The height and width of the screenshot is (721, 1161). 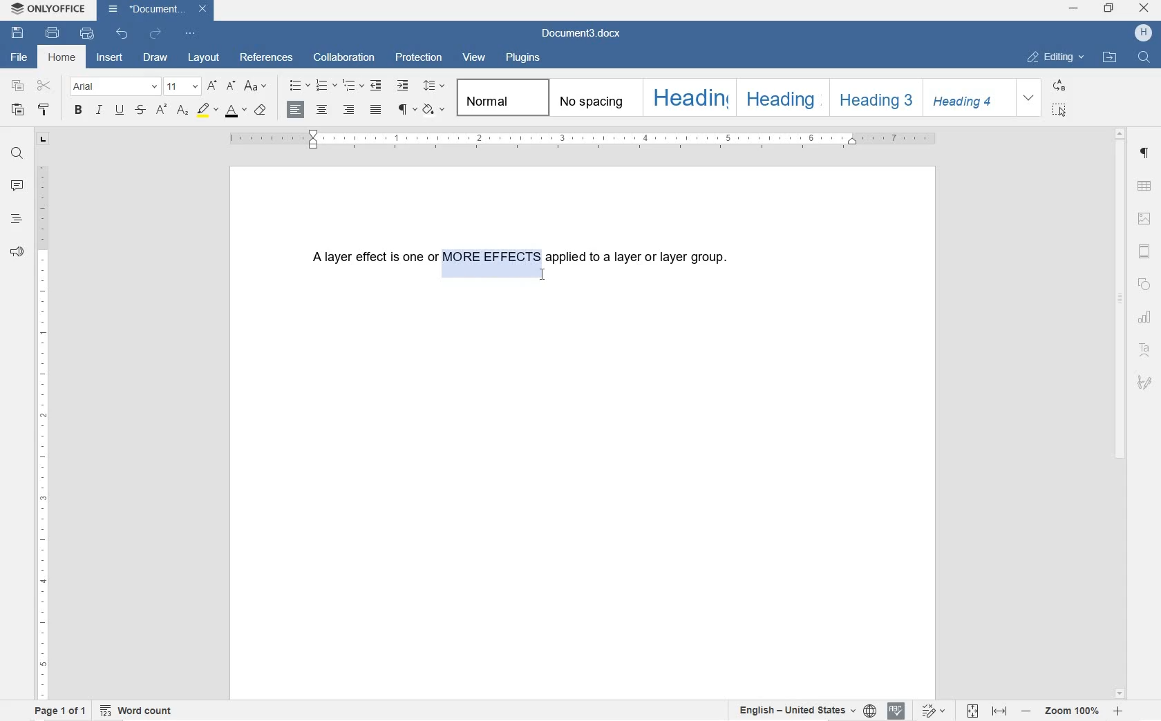 What do you see at coordinates (474, 58) in the screenshot?
I see `VIEW` at bounding box center [474, 58].